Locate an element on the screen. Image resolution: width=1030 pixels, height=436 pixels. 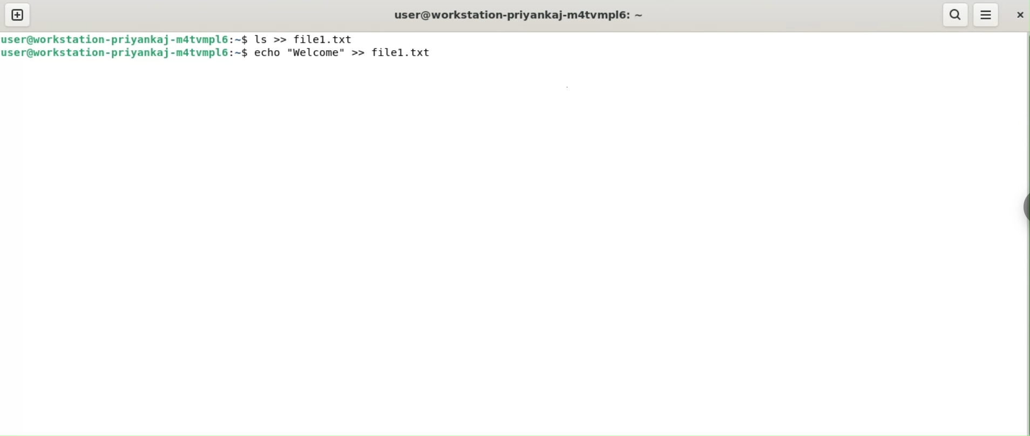
user@workstation-priyankaj-m4tvmpl6: ~ is located at coordinates (520, 15).